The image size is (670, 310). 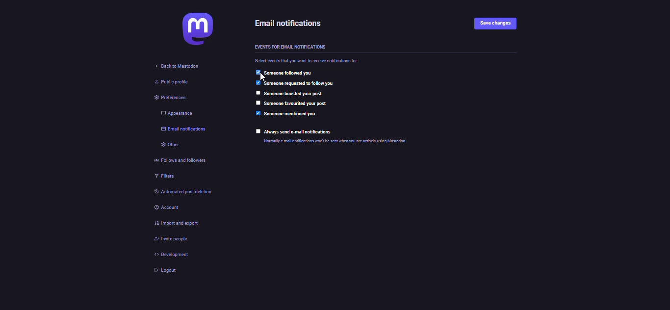 What do you see at coordinates (188, 193) in the screenshot?
I see `automated post deletion` at bounding box center [188, 193].